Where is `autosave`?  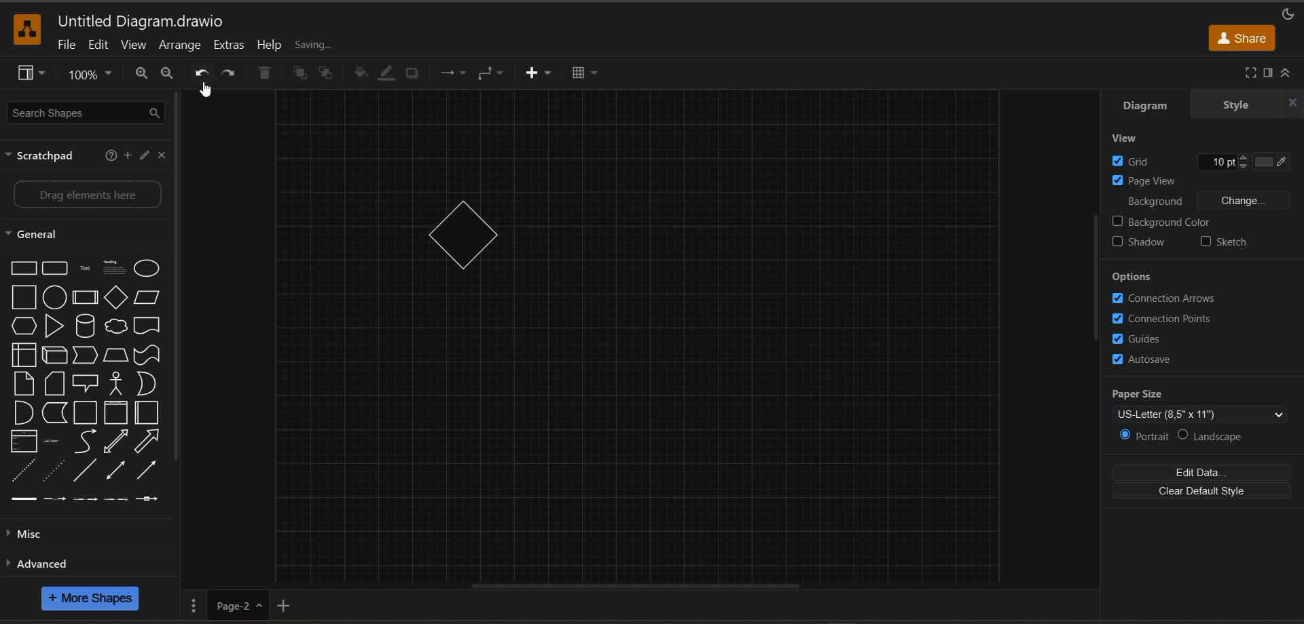 autosave is located at coordinates (1151, 359).